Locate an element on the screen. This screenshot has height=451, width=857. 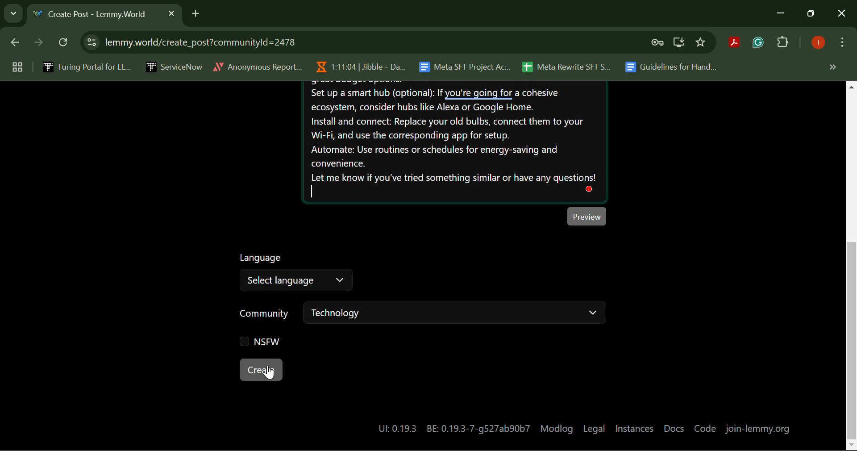
Minimize Down is located at coordinates (782, 14).